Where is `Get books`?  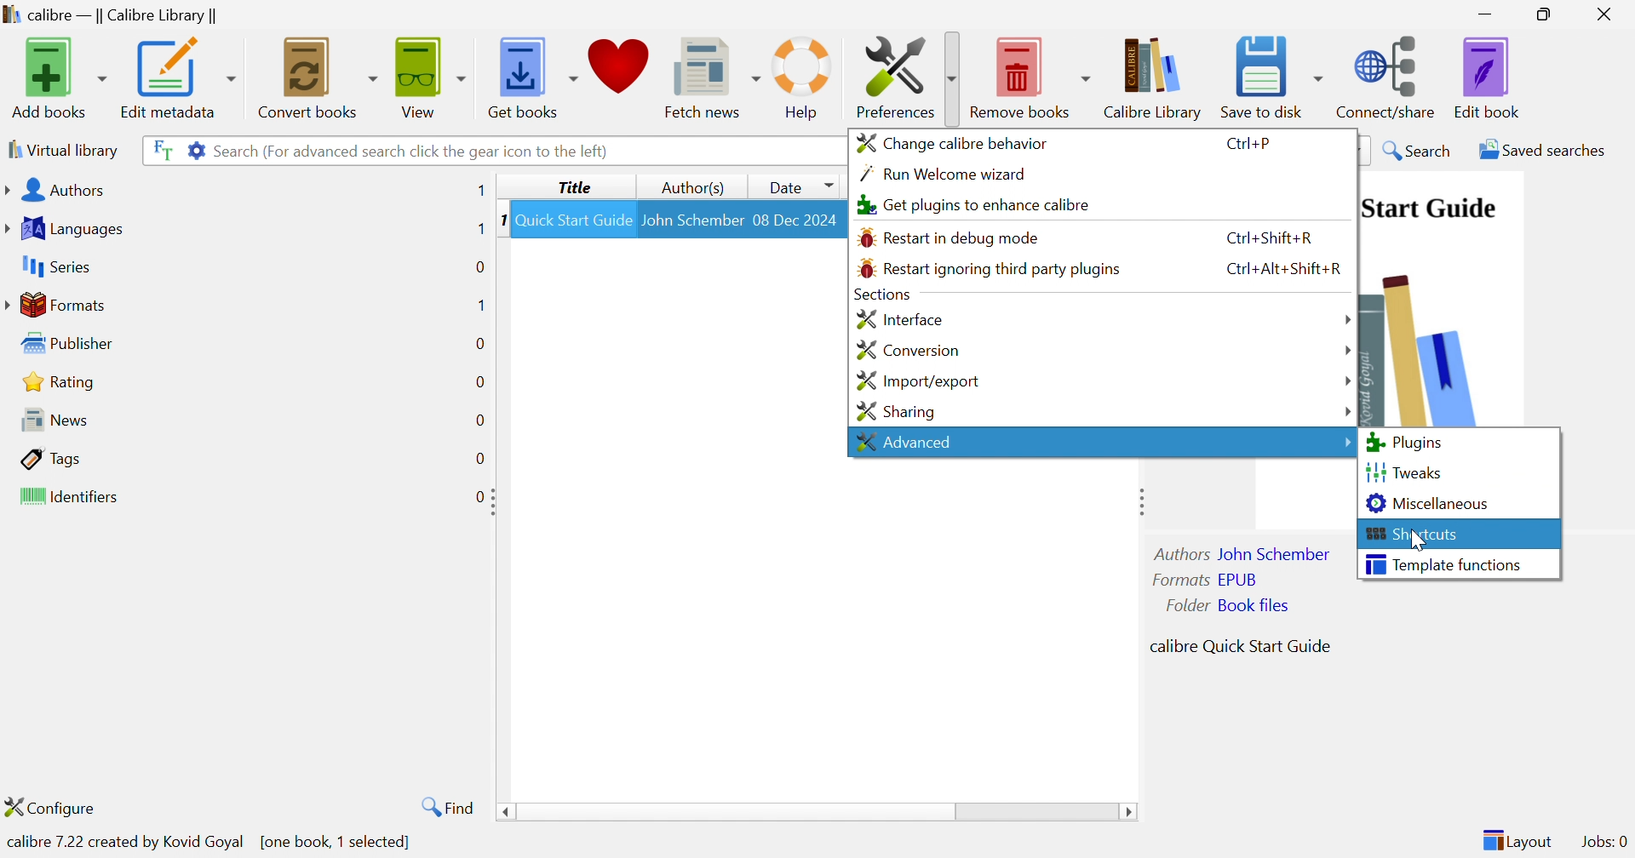
Get books is located at coordinates (531, 73).